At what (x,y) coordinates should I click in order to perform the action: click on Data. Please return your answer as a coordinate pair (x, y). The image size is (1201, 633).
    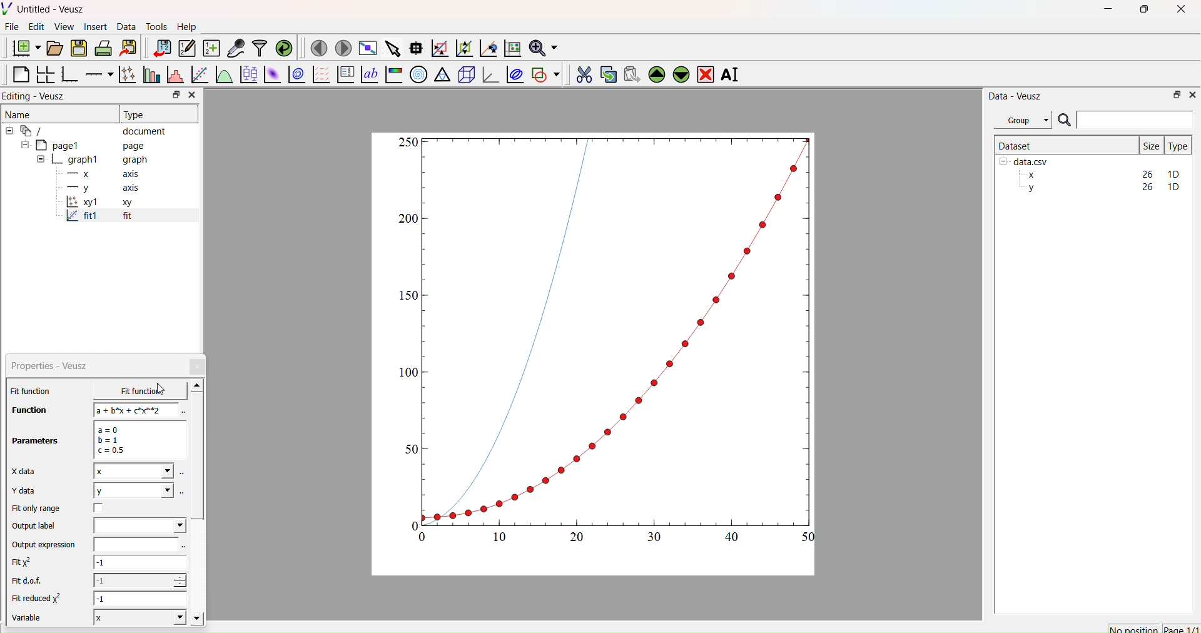
    Looking at the image, I should click on (126, 27).